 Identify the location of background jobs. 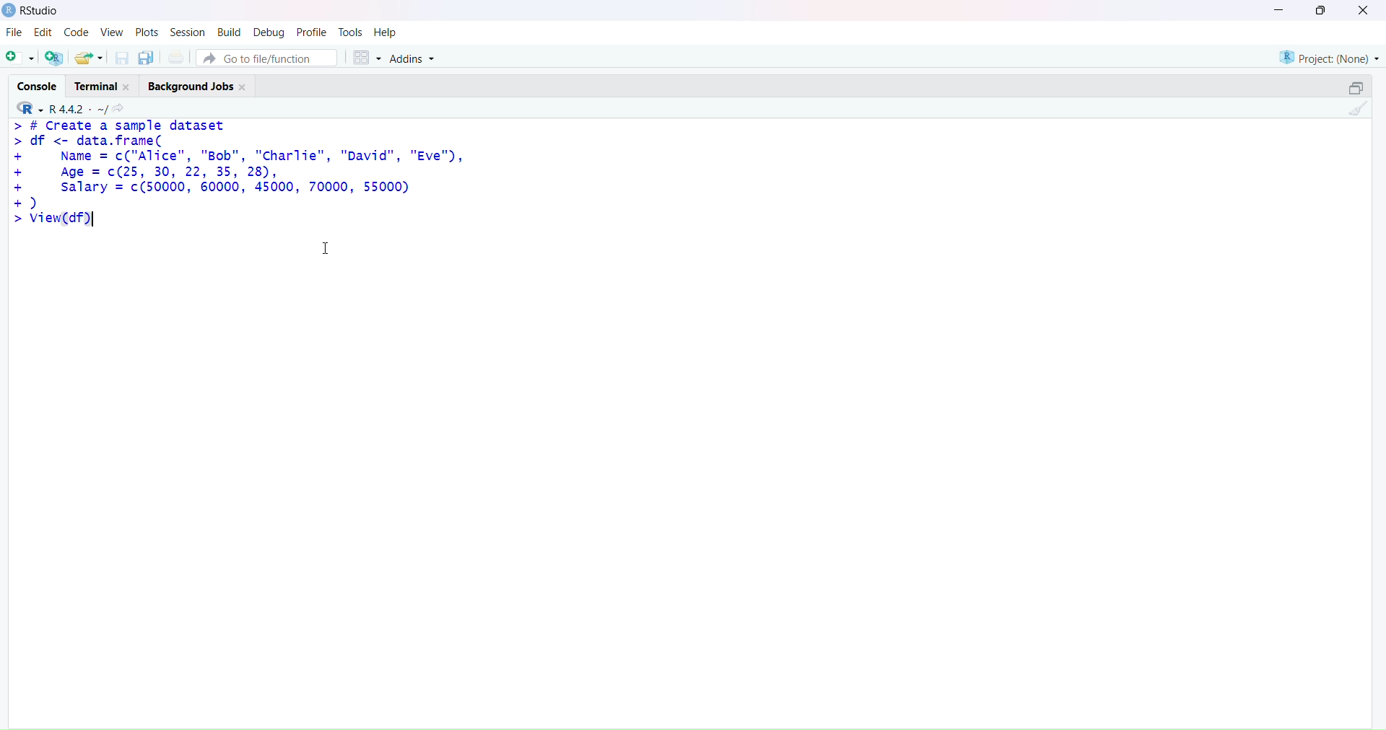
(199, 86).